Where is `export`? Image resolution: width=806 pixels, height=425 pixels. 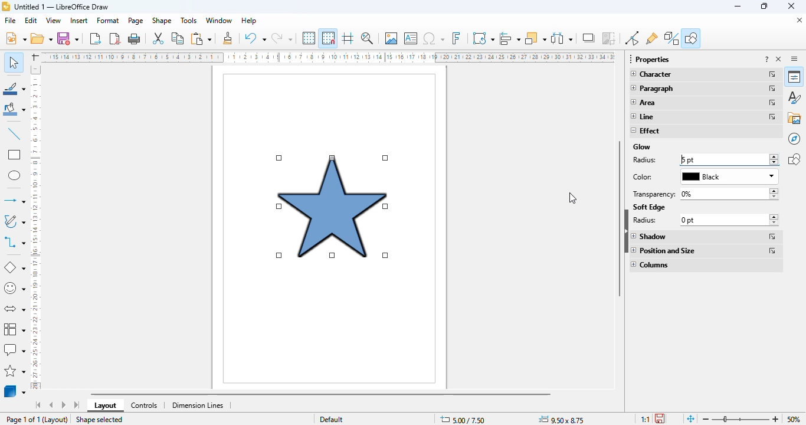
export is located at coordinates (96, 39).